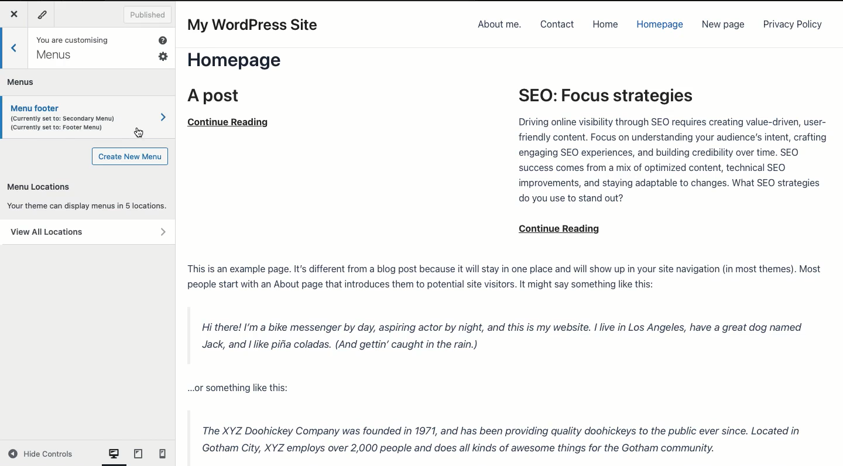 This screenshot has width=843, height=466. What do you see at coordinates (160, 455) in the screenshot?
I see `mobile View` at bounding box center [160, 455].